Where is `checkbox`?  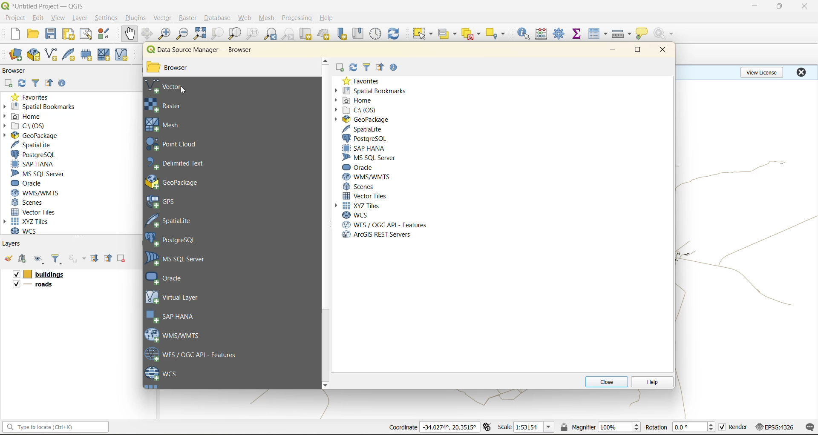 checkbox is located at coordinates (15, 275).